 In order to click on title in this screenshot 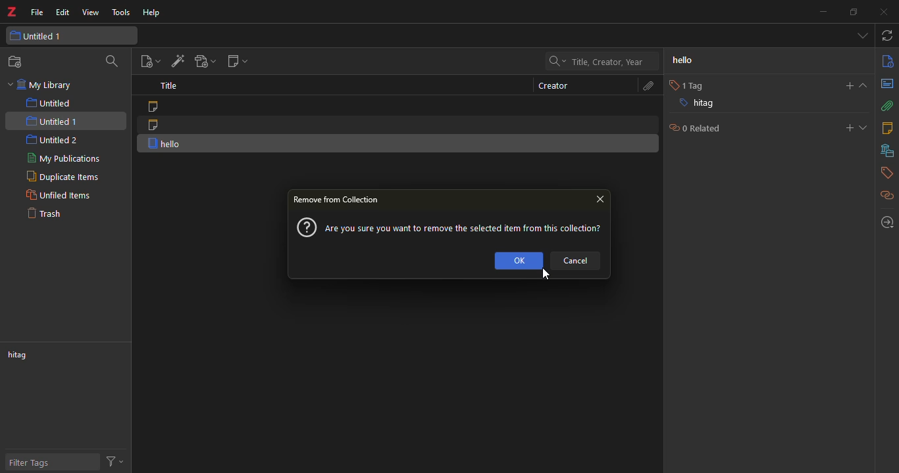, I will do `click(166, 87)`.